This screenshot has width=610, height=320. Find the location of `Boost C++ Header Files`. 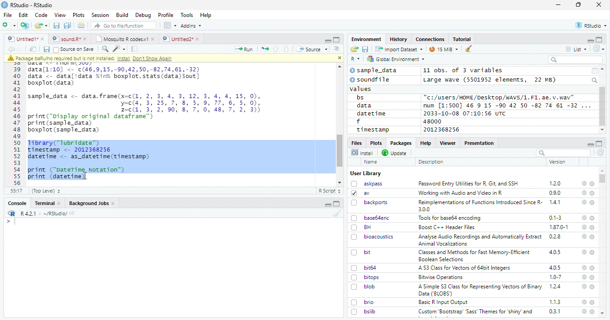

Boost C++ Header Files is located at coordinates (446, 228).